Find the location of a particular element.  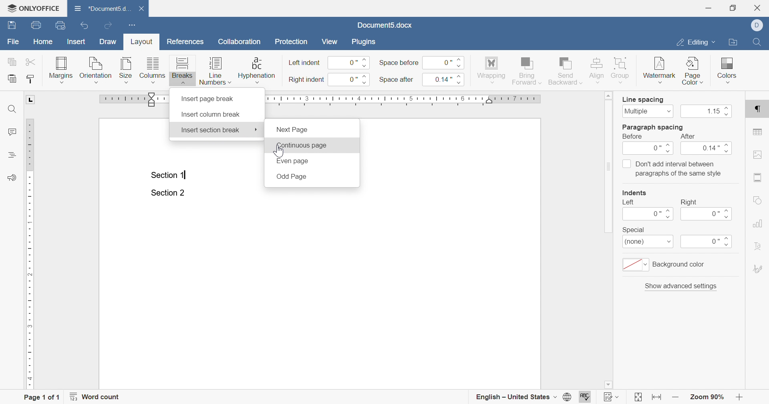

home is located at coordinates (43, 42).